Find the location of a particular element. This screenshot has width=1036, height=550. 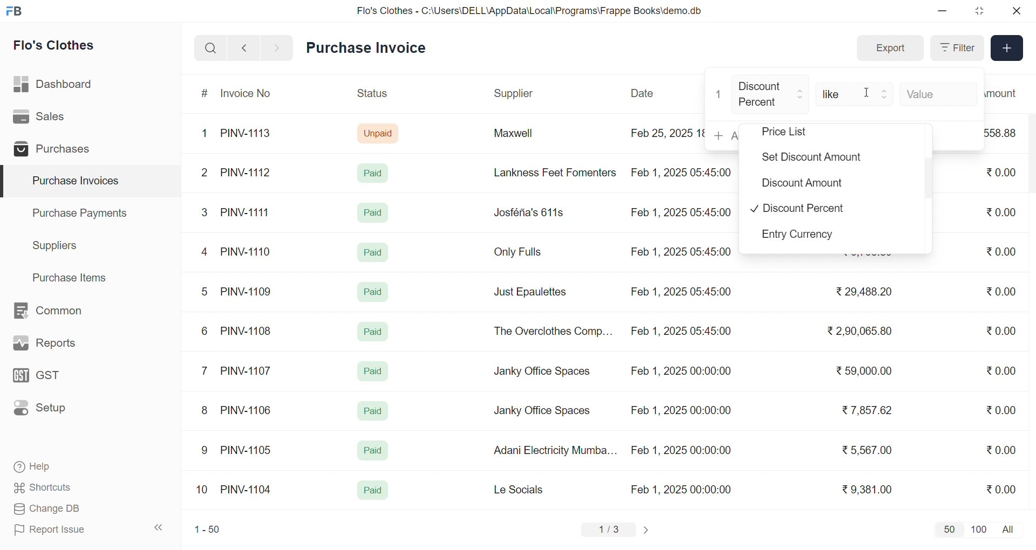

₹0.00 is located at coordinates (999, 173).